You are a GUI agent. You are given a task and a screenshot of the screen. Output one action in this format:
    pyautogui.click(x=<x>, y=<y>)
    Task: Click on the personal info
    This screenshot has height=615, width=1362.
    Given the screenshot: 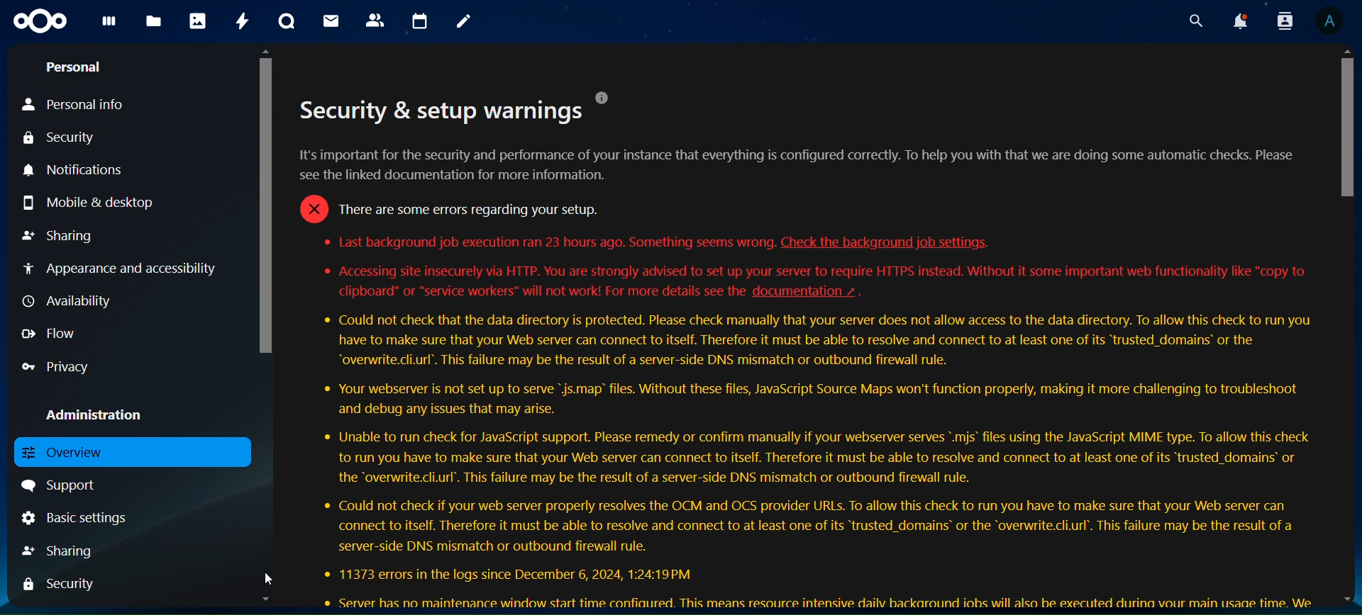 What is the action you would take?
    pyautogui.click(x=77, y=102)
    